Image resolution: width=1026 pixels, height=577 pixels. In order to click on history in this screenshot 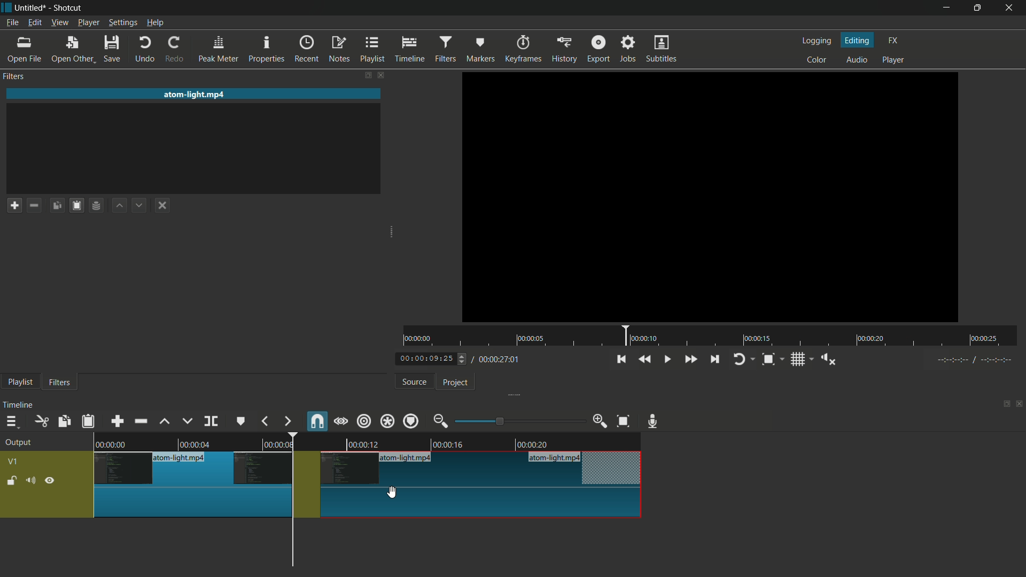, I will do `click(563, 50)`.